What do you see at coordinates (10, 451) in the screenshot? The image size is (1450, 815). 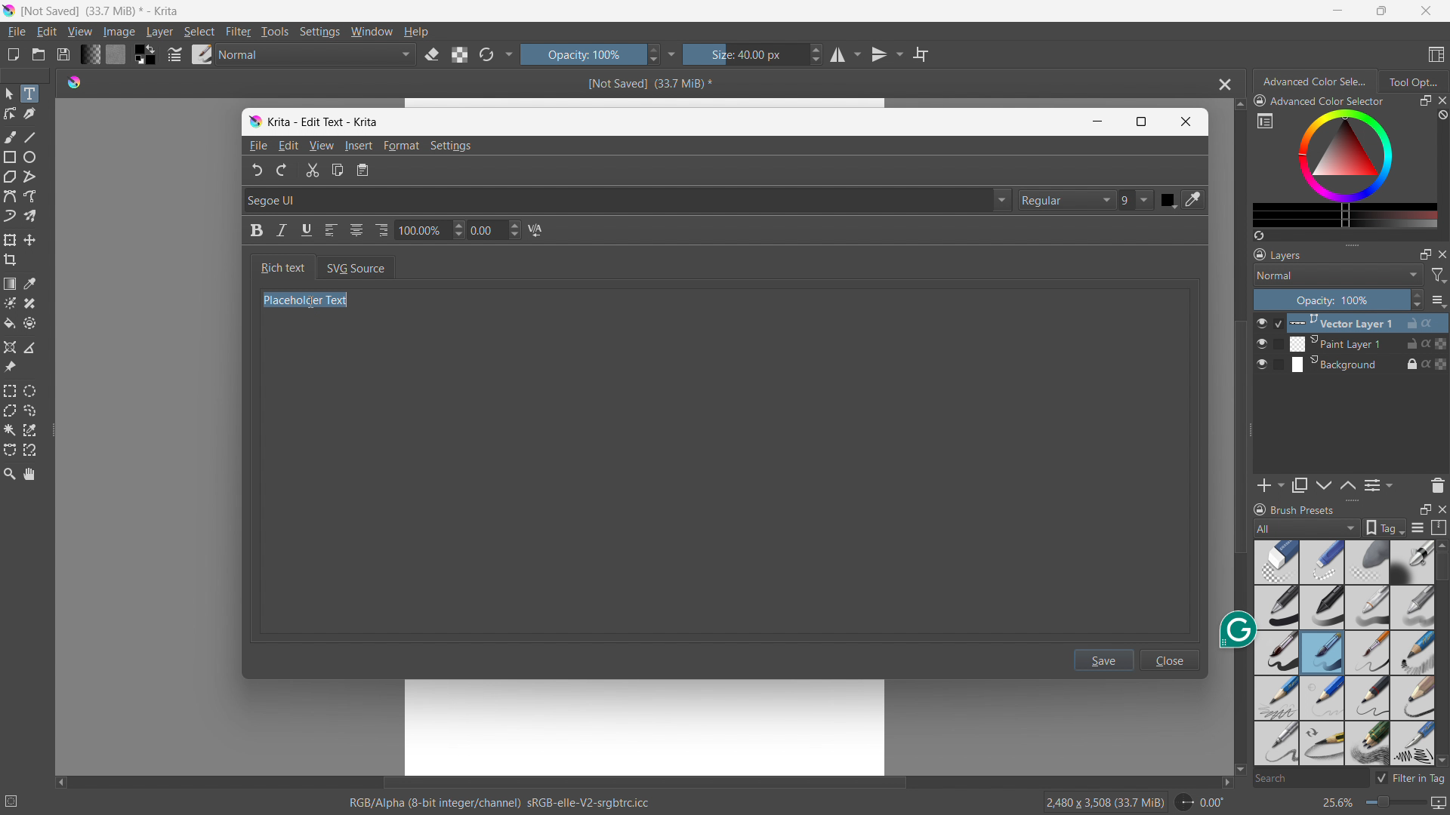 I see `bezier curve selection tool` at bounding box center [10, 451].